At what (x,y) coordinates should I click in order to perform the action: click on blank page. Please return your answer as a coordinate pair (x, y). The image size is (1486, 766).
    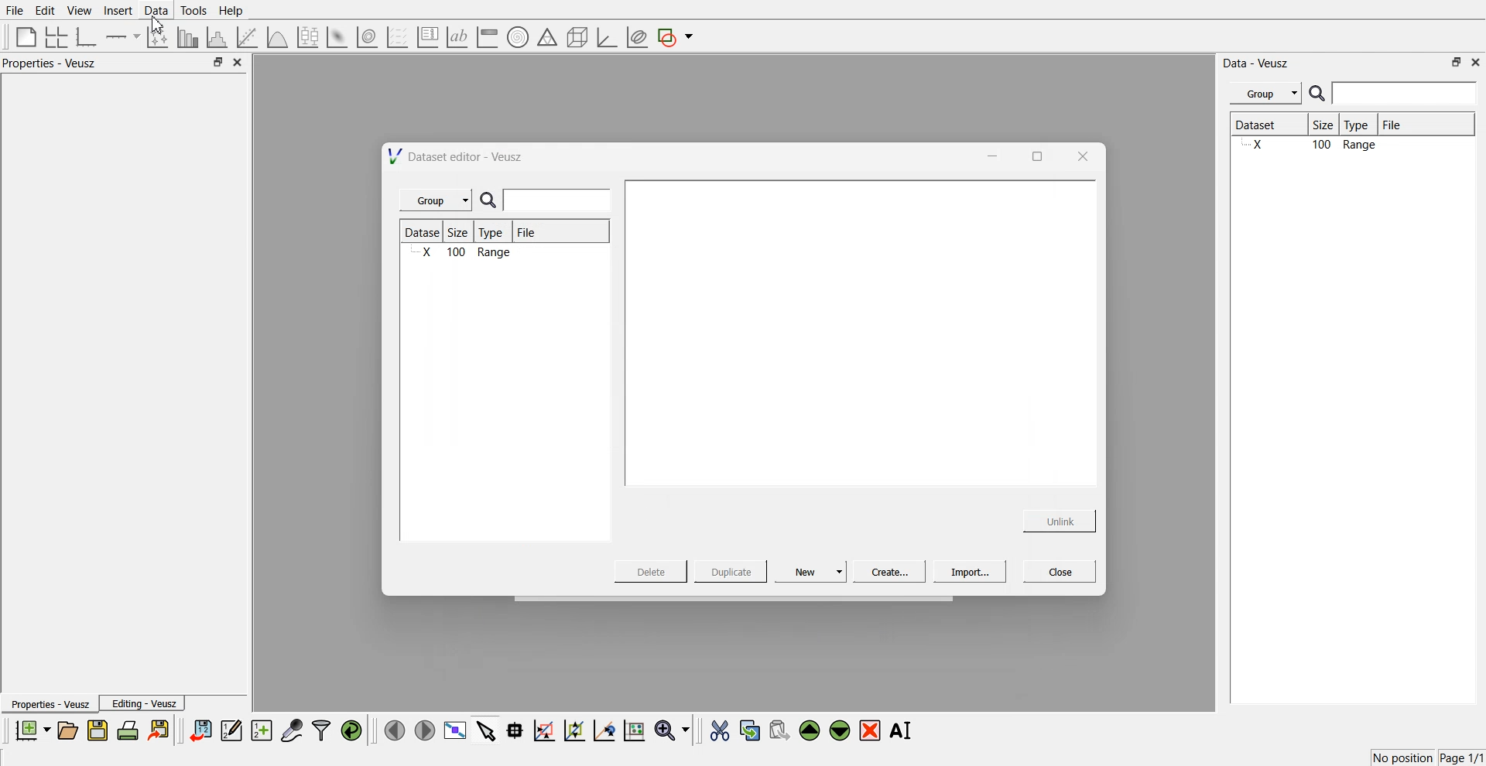
    Looking at the image, I should click on (22, 36).